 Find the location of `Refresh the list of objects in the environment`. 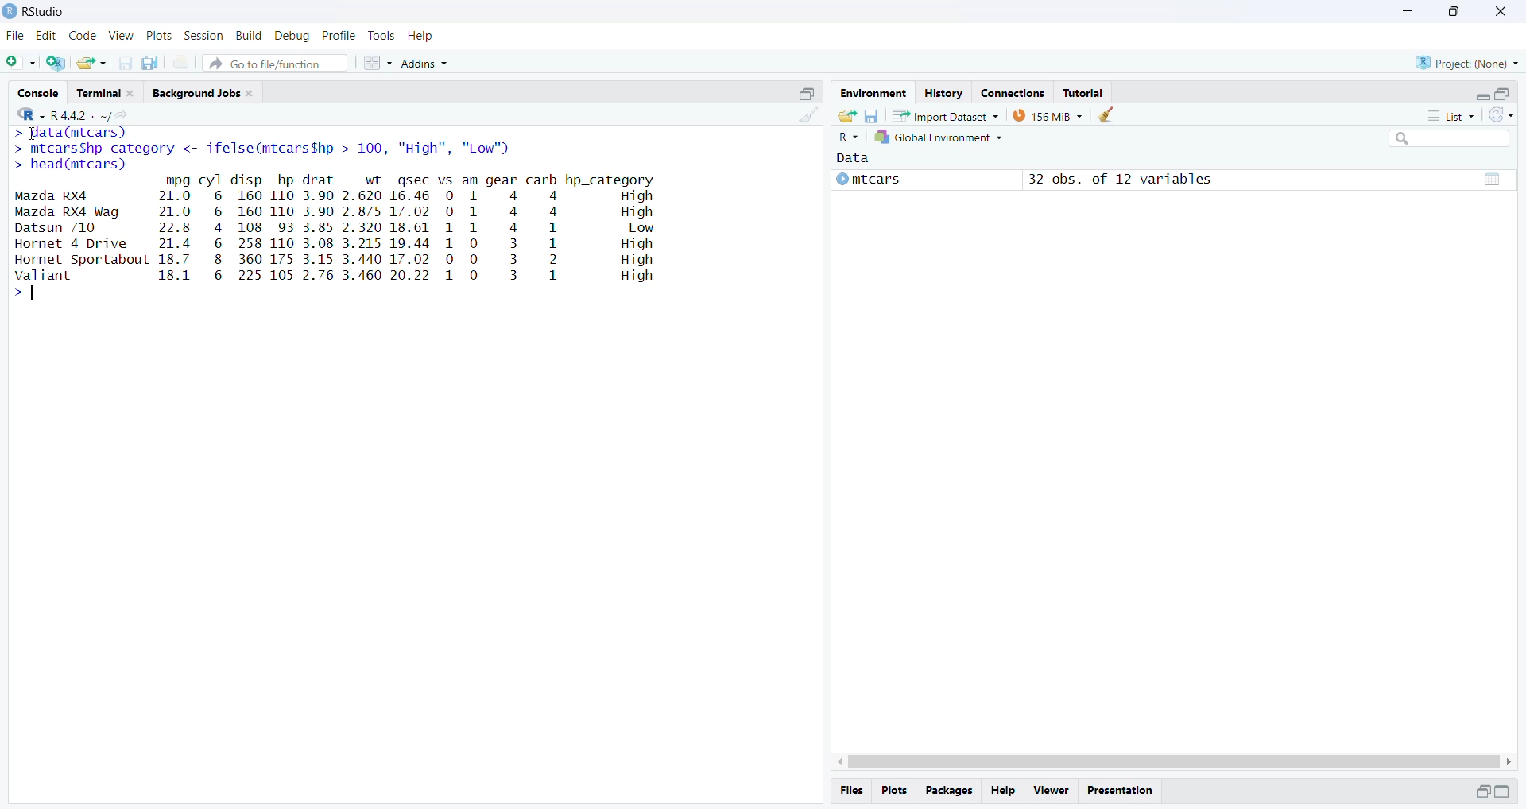

Refresh the list of objects in the environment is located at coordinates (1502, 116).